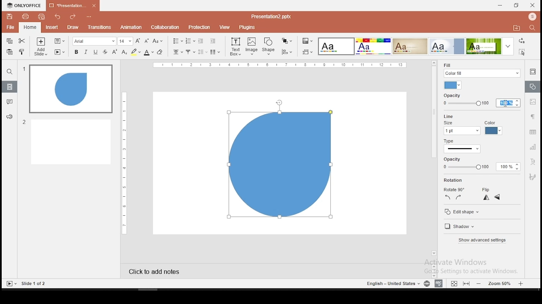  I want to click on increase indent, so click(213, 41).